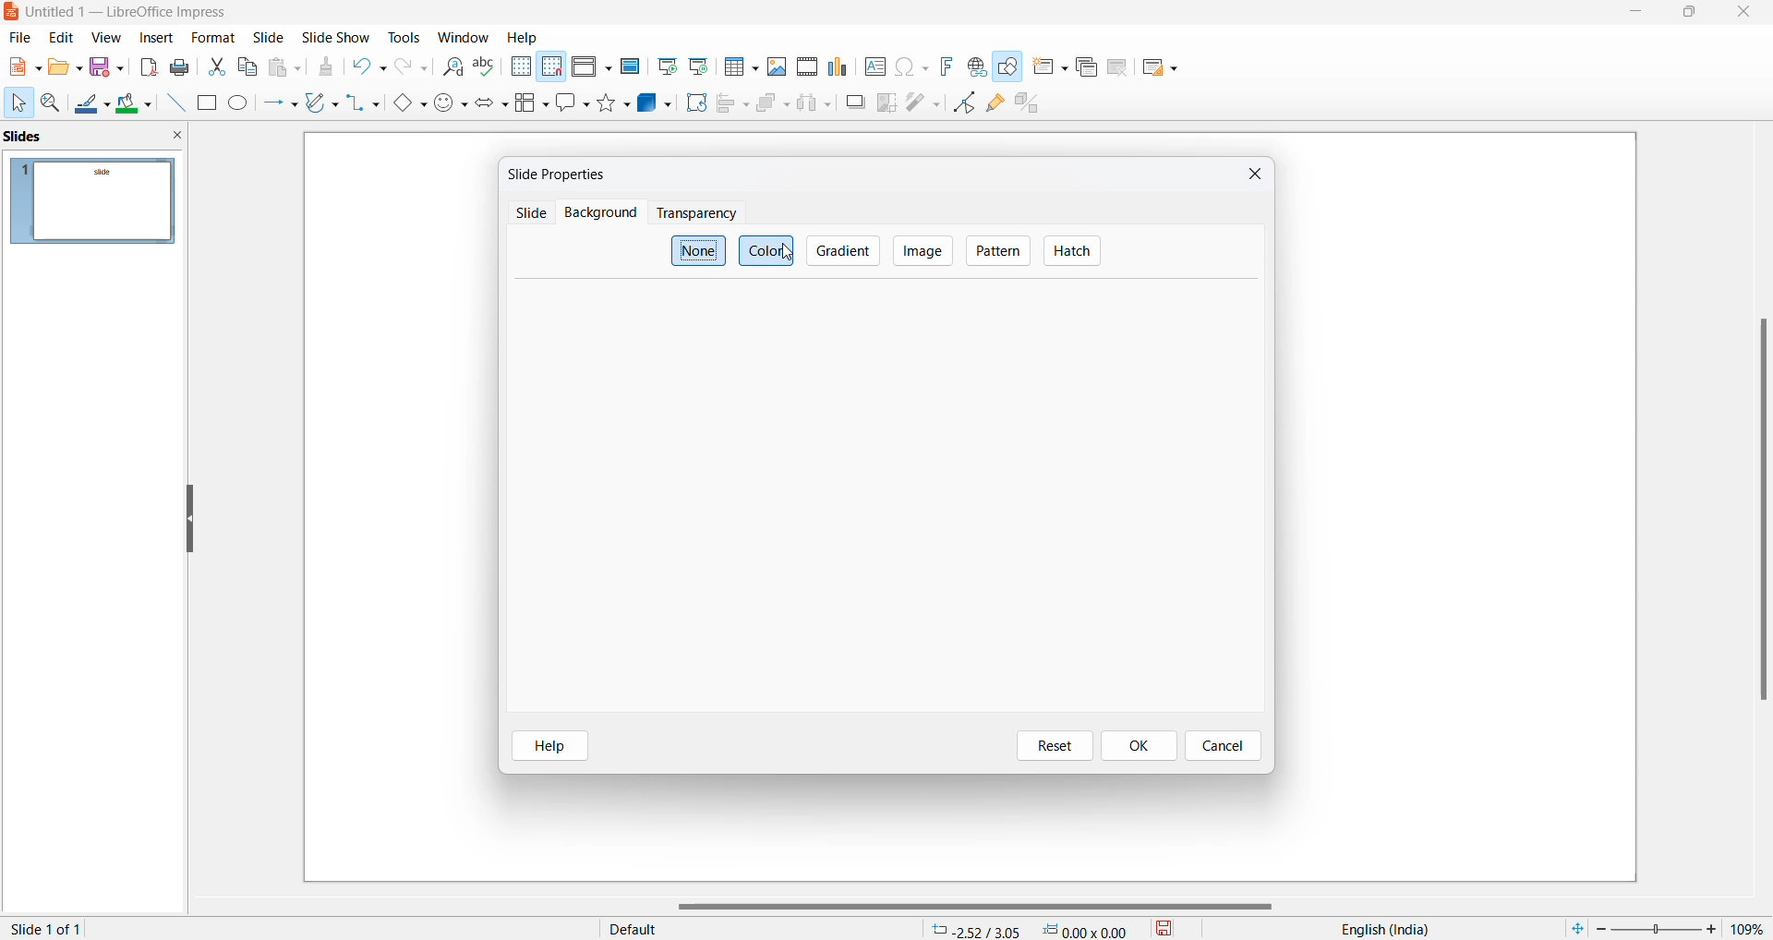 This screenshot has width=1773, height=940. Describe the element at coordinates (289, 67) in the screenshot. I see `paste options` at that location.